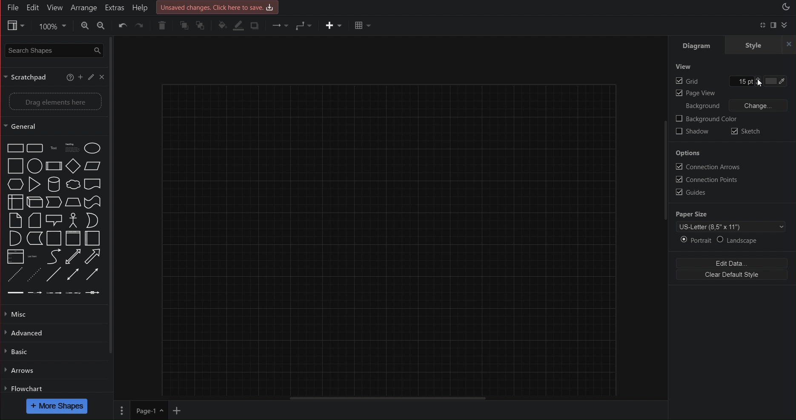 The height and width of the screenshot is (420, 796). Describe the element at coordinates (762, 26) in the screenshot. I see `Fullscreen` at that location.